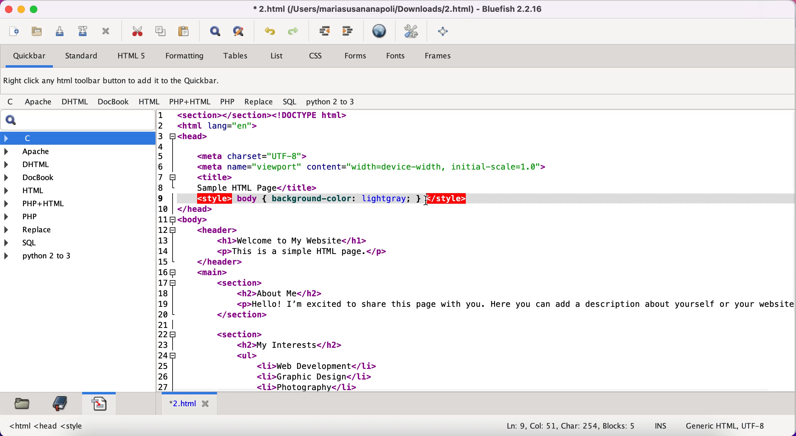  Describe the element at coordinates (39, 103) in the screenshot. I see `apache` at that location.